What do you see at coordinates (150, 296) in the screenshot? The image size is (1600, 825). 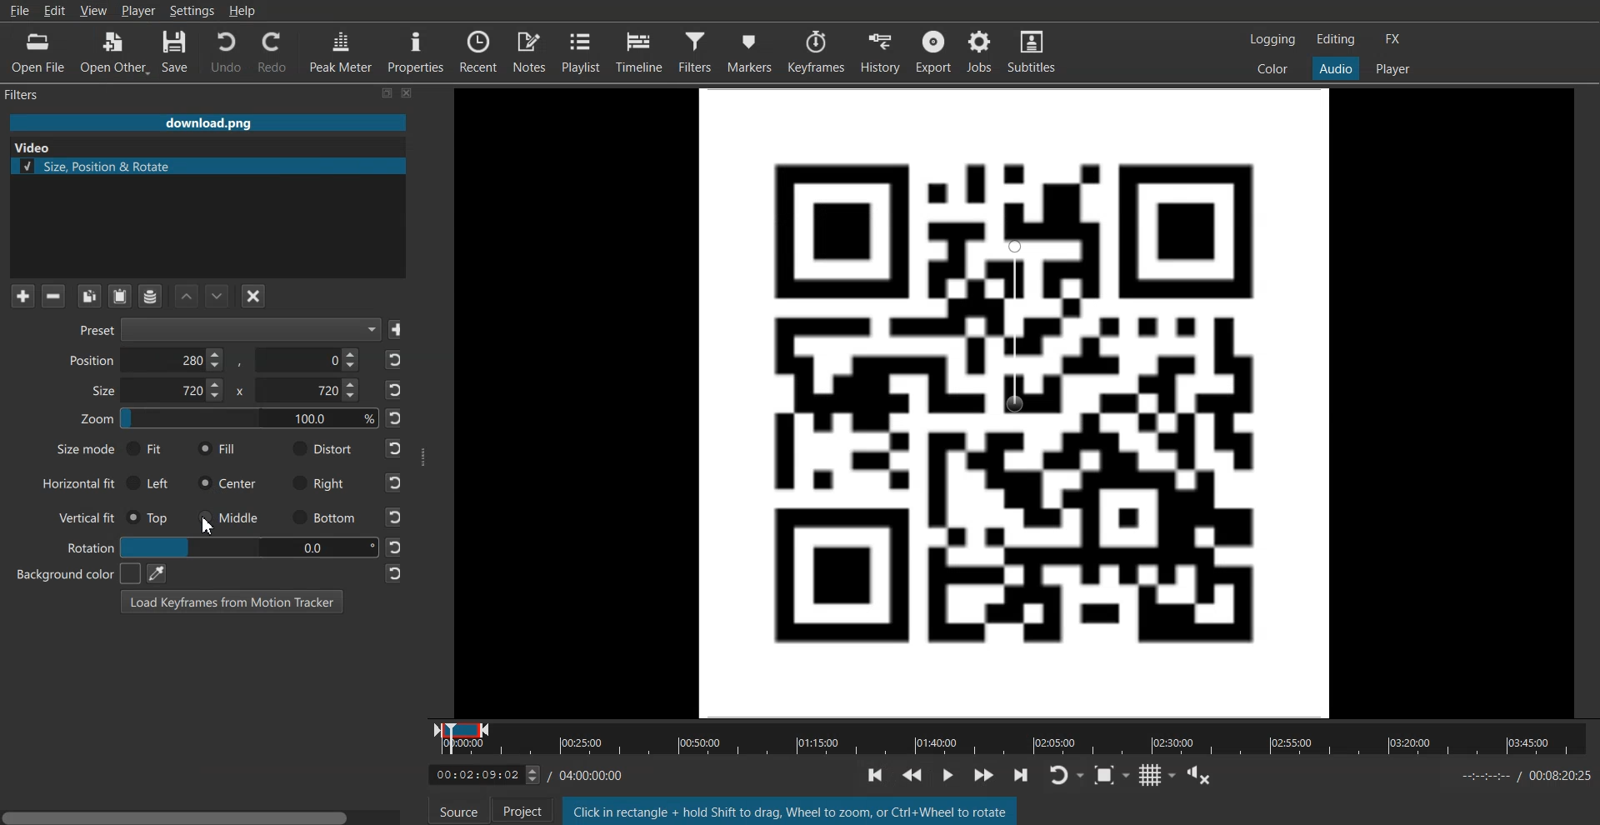 I see `Save a filter set` at bounding box center [150, 296].